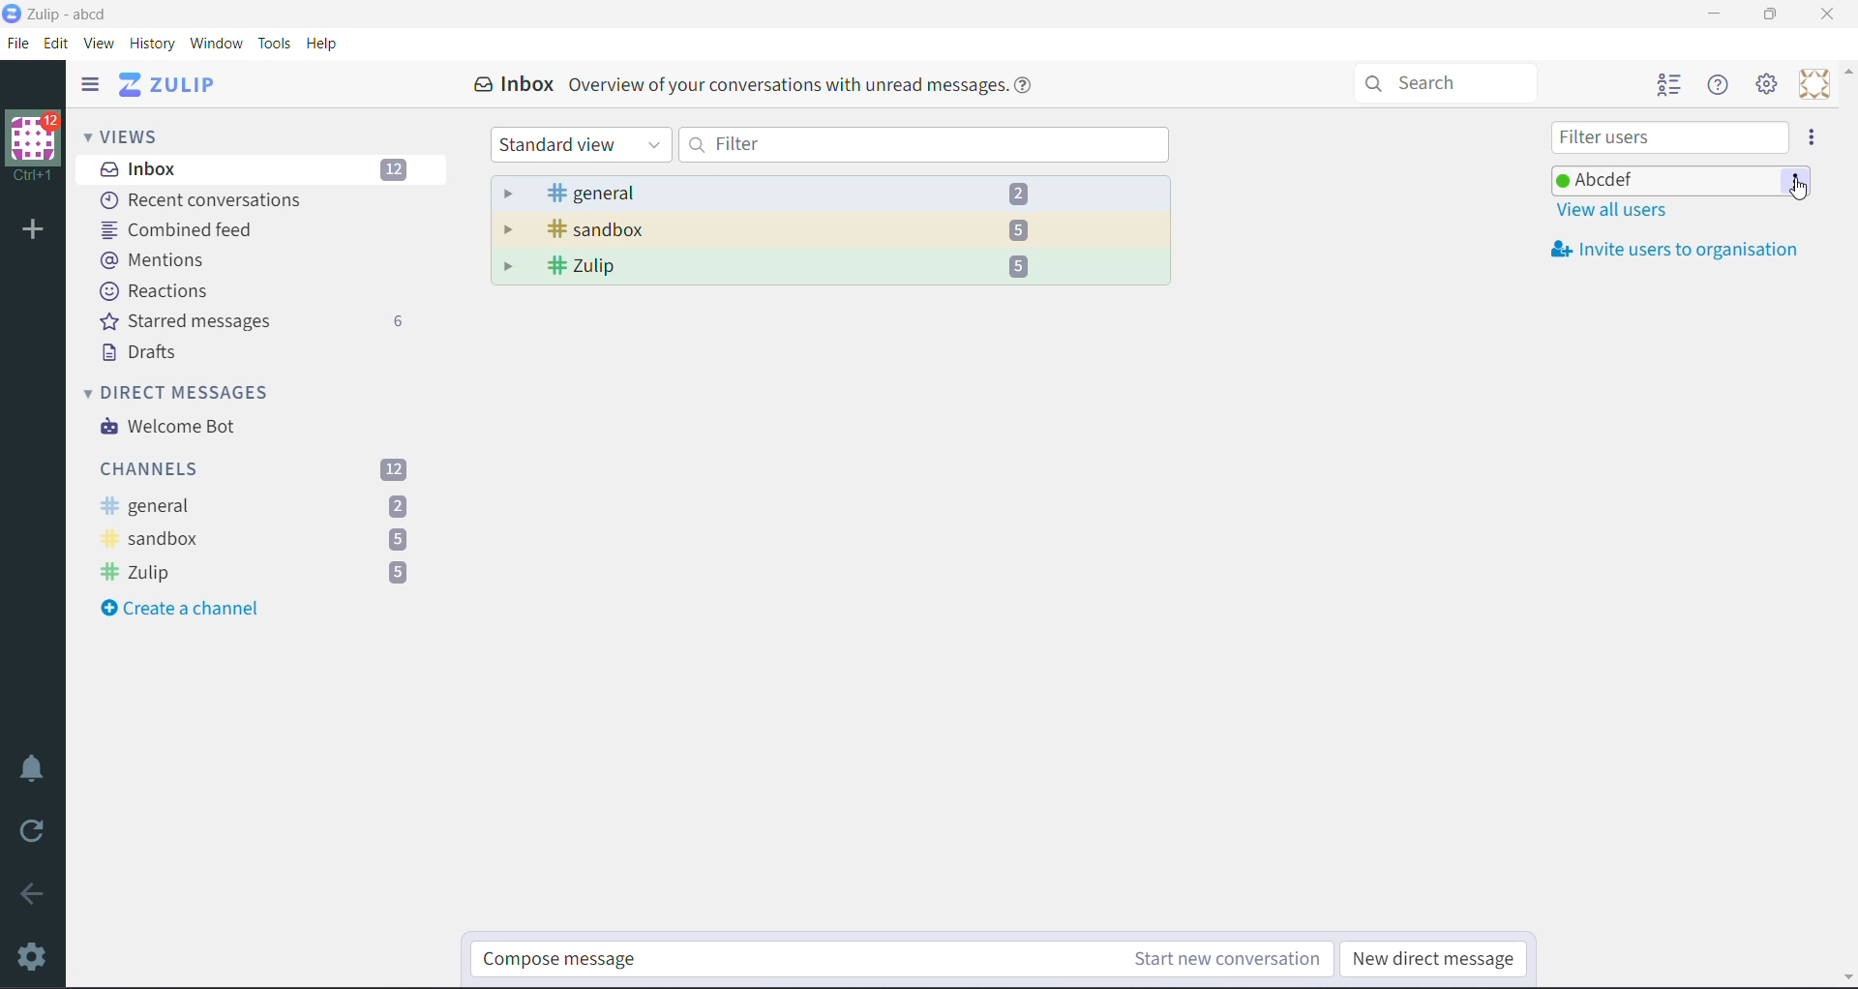  What do you see at coordinates (1606, 210) in the screenshot?
I see `View all users` at bounding box center [1606, 210].